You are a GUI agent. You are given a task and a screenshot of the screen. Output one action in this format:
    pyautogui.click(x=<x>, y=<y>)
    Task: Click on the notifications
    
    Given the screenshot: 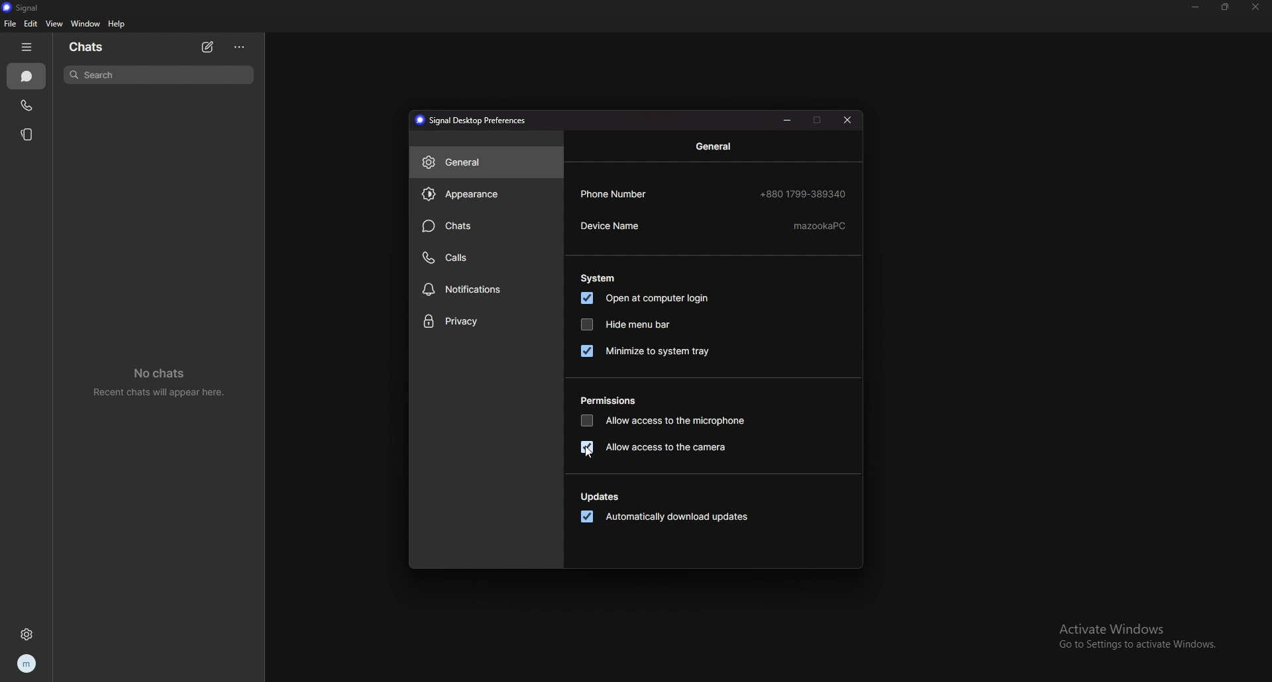 What is the action you would take?
    pyautogui.click(x=486, y=289)
    